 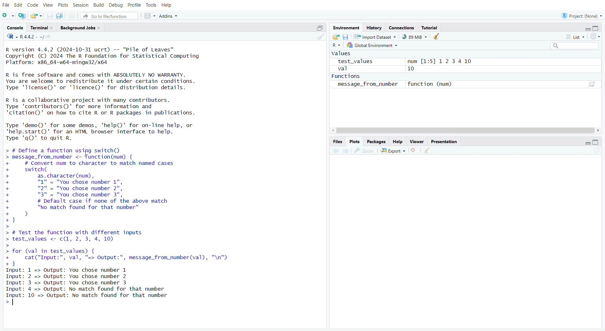 What do you see at coordinates (9, 16) in the screenshot?
I see `New File` at bounding box center [9, 16].